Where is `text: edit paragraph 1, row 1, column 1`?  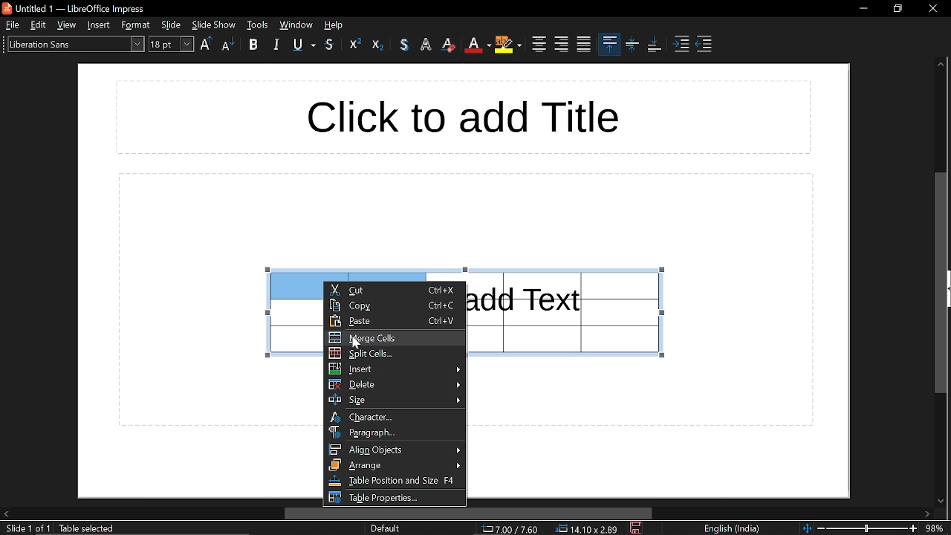 text: edit paragraph 1, row 1, column 1 is located at coordinates (138, 529).